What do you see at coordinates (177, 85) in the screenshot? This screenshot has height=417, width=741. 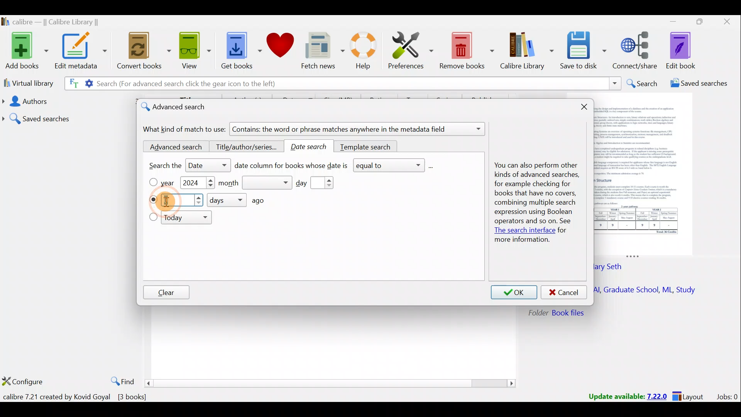 I see `Search (For advanced search click the gear icon to the left)` at bounding box center [177, 85].